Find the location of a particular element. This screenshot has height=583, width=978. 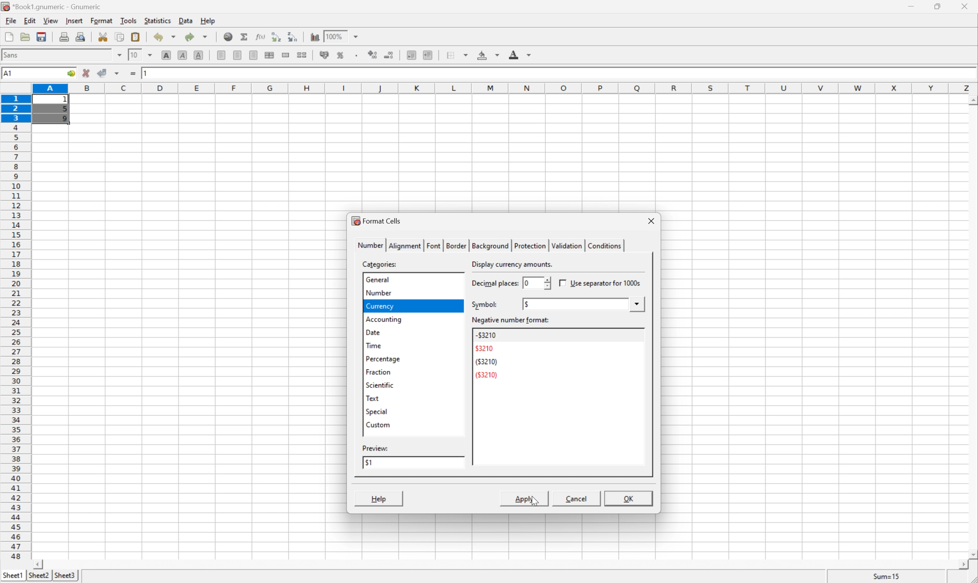

(3210) is located at coordinates (486, 361).